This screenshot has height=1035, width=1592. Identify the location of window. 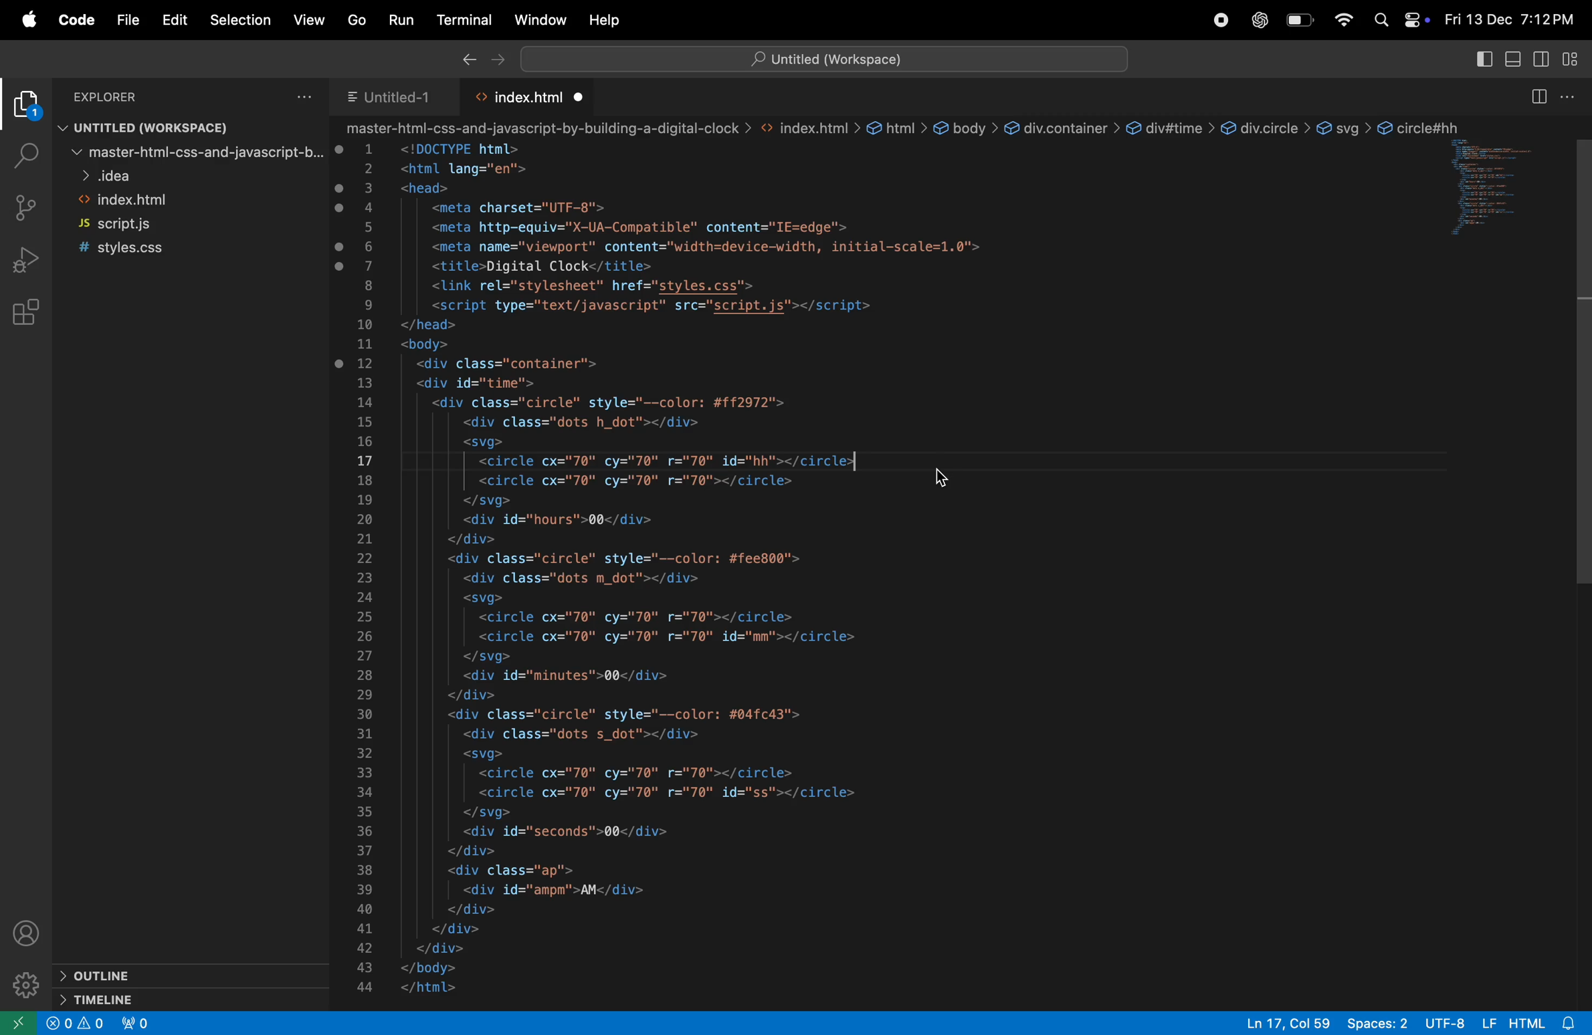
(538, 19).